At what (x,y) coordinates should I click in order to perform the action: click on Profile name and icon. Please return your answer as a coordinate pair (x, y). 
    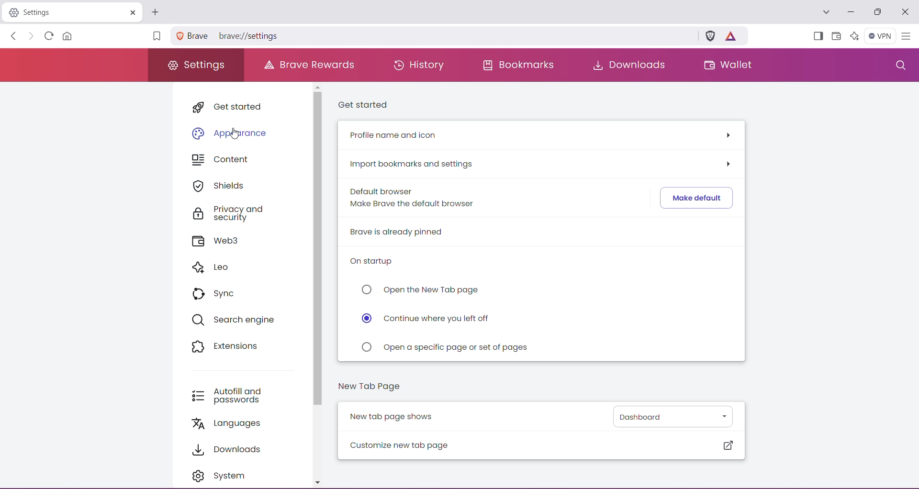
    Looking at the image, I should click on (396, 134).